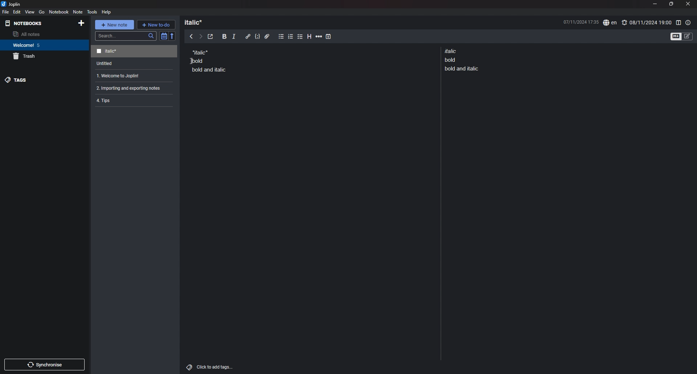 The height and width of the screenshot is (374, 697). What do you see at coordinates (164, 36) in the screenshot?
I see `toggle sort order` at bounding box center [164, 36].